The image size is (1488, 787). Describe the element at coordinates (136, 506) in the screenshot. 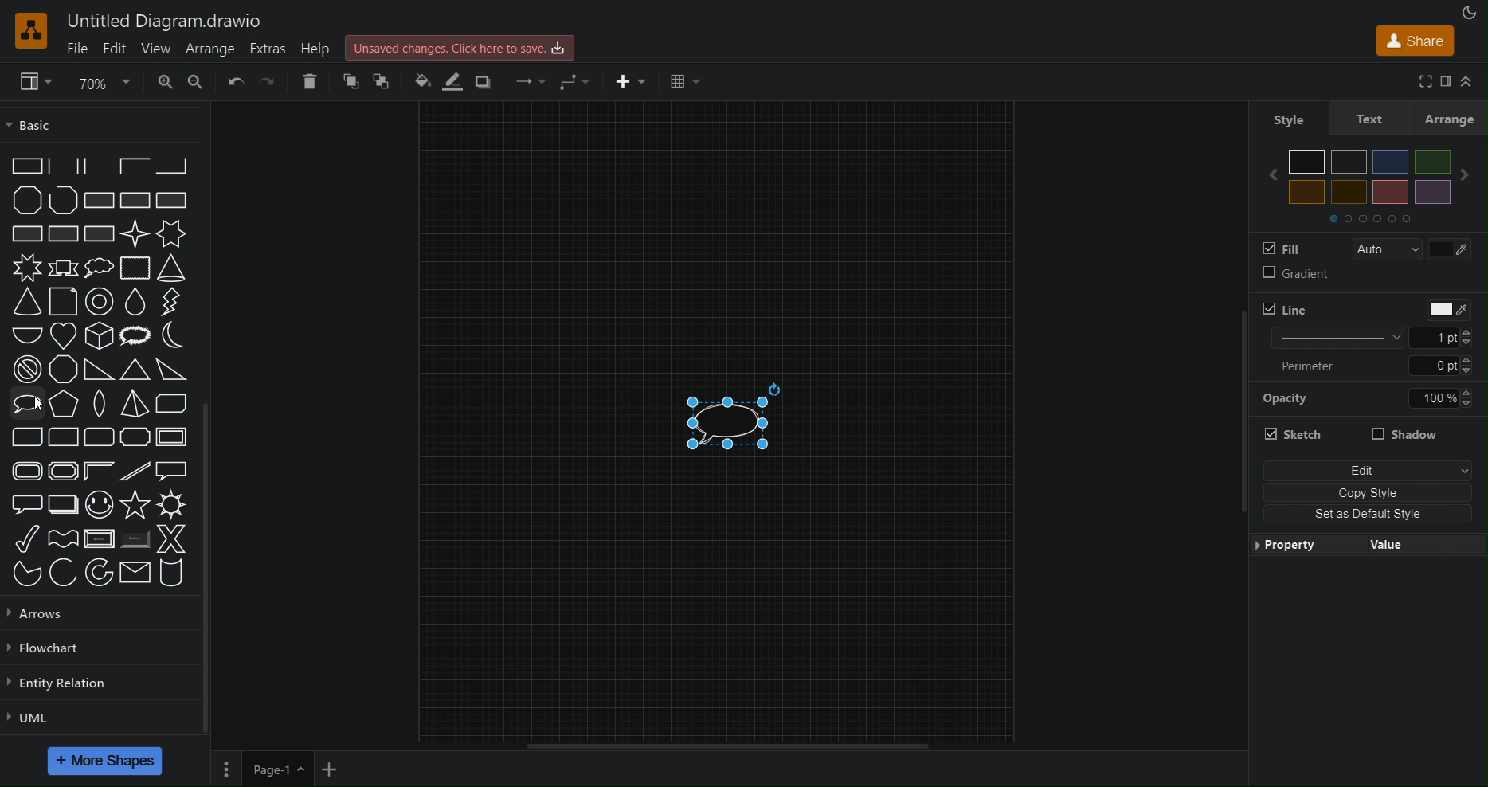

I see `Star` at that location.